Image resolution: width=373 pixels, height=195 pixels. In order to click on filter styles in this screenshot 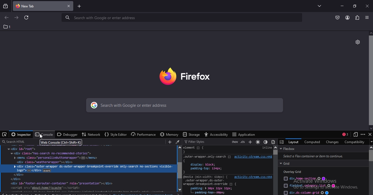, I will do `click(195, 142)`.